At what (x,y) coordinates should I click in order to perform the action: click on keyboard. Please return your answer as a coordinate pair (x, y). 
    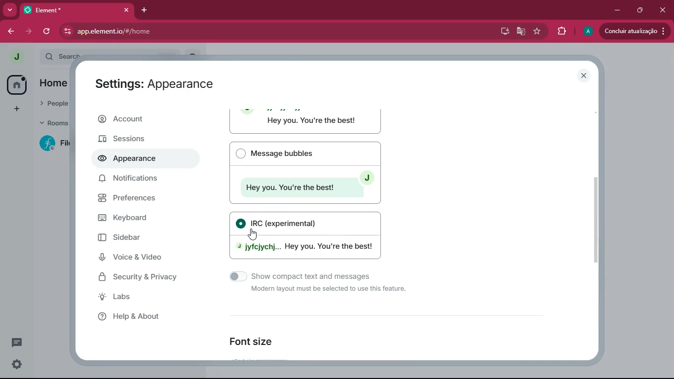
    Looking at the image, I should click on (140, 219).